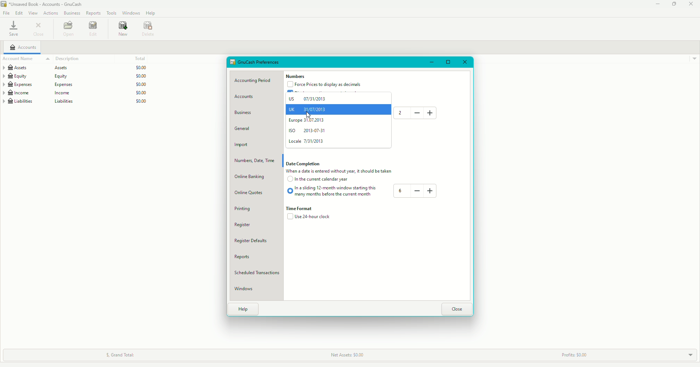  I want to click on Open, so click(69, 29).